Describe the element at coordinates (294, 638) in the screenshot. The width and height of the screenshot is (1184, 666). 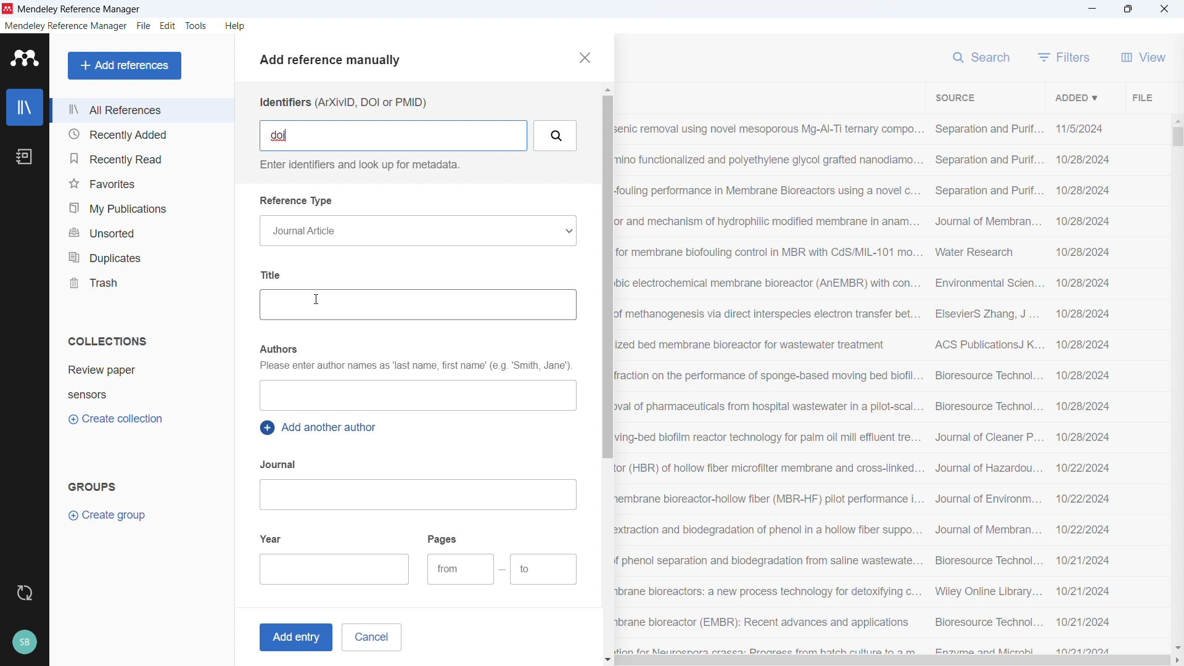
I see `Add entry ` at that location.